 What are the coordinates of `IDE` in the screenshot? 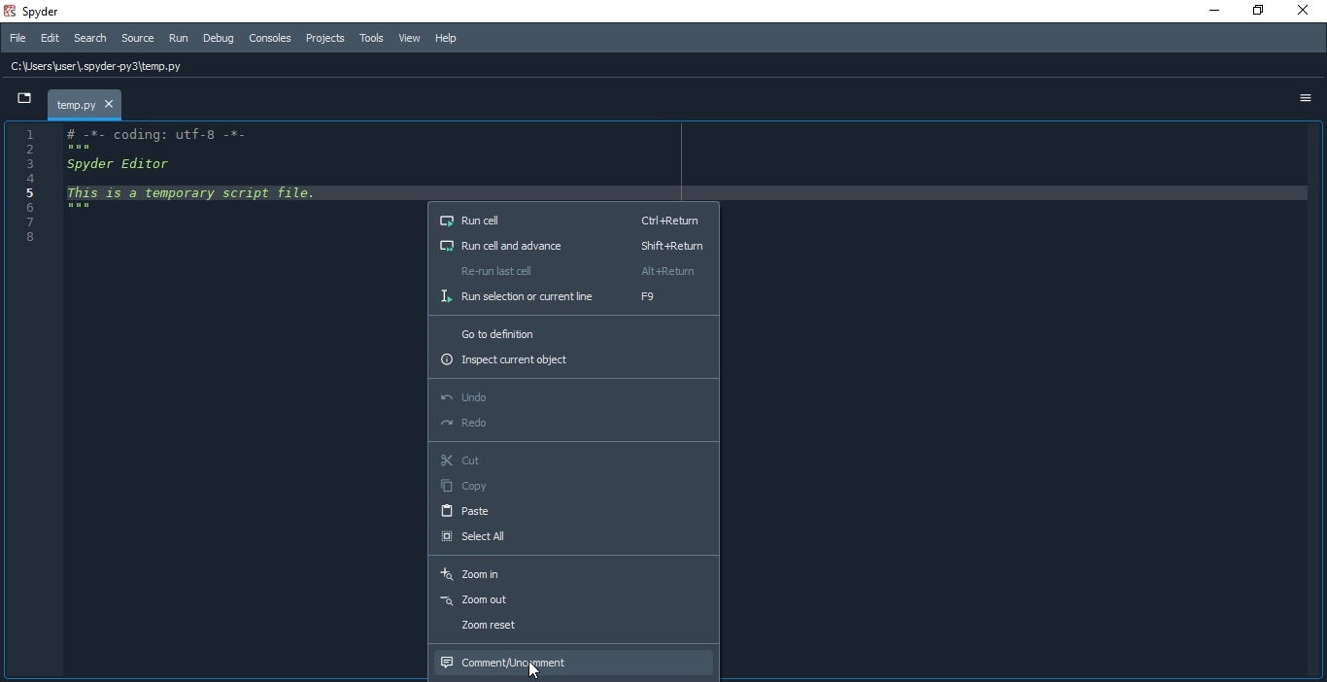 It's located at (229, 400).